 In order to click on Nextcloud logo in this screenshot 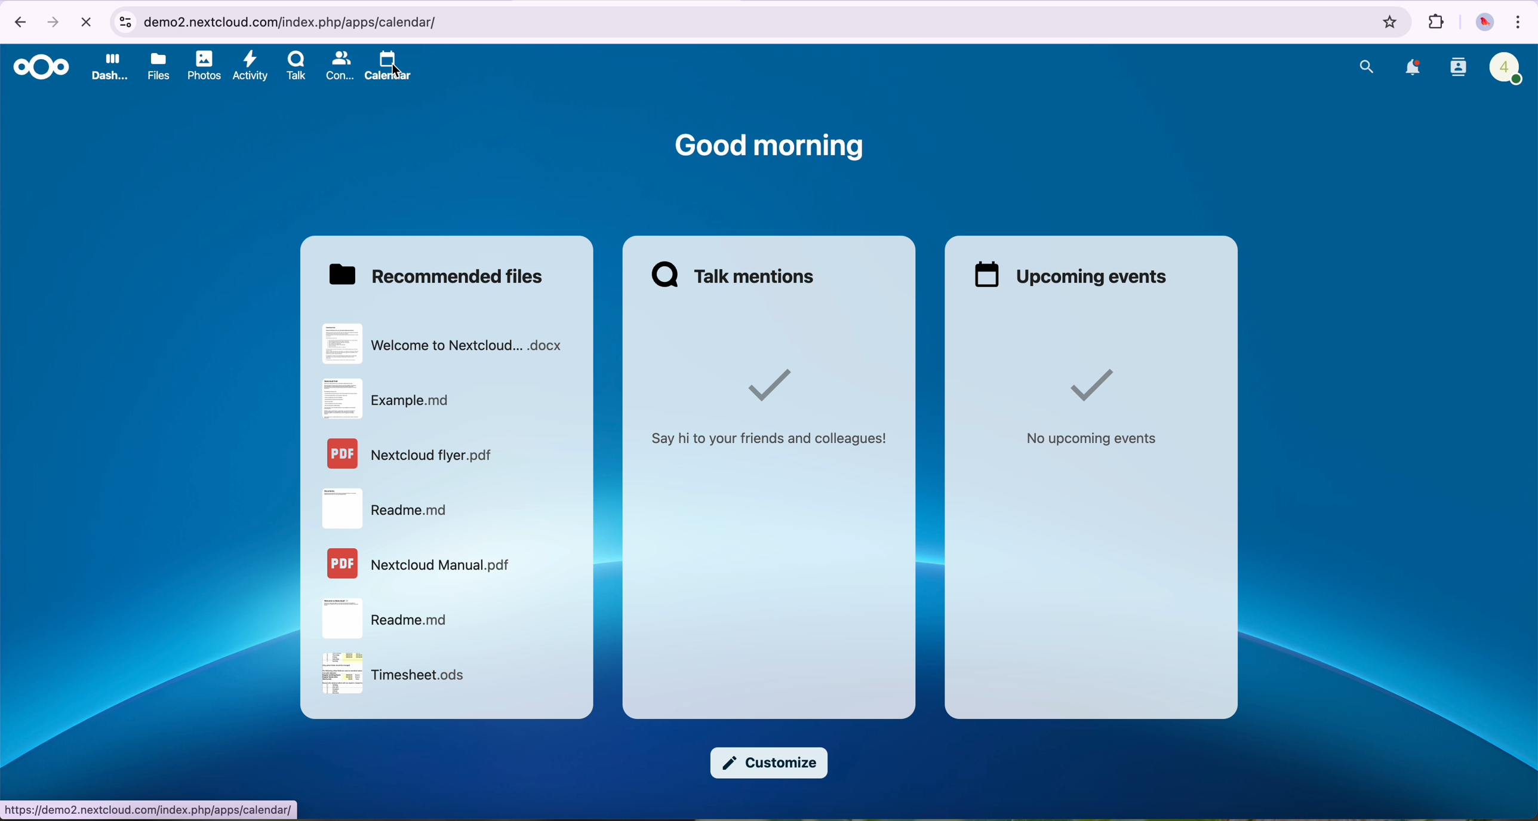, I will do `click(40, 68)`.